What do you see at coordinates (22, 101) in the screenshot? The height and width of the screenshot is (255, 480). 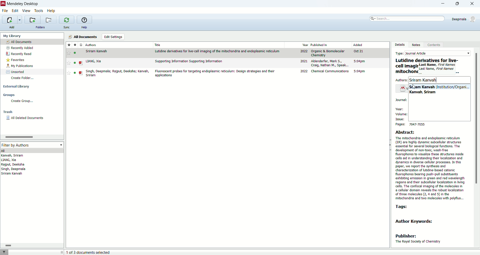 I see `create group` at bounding box center [22, 101].